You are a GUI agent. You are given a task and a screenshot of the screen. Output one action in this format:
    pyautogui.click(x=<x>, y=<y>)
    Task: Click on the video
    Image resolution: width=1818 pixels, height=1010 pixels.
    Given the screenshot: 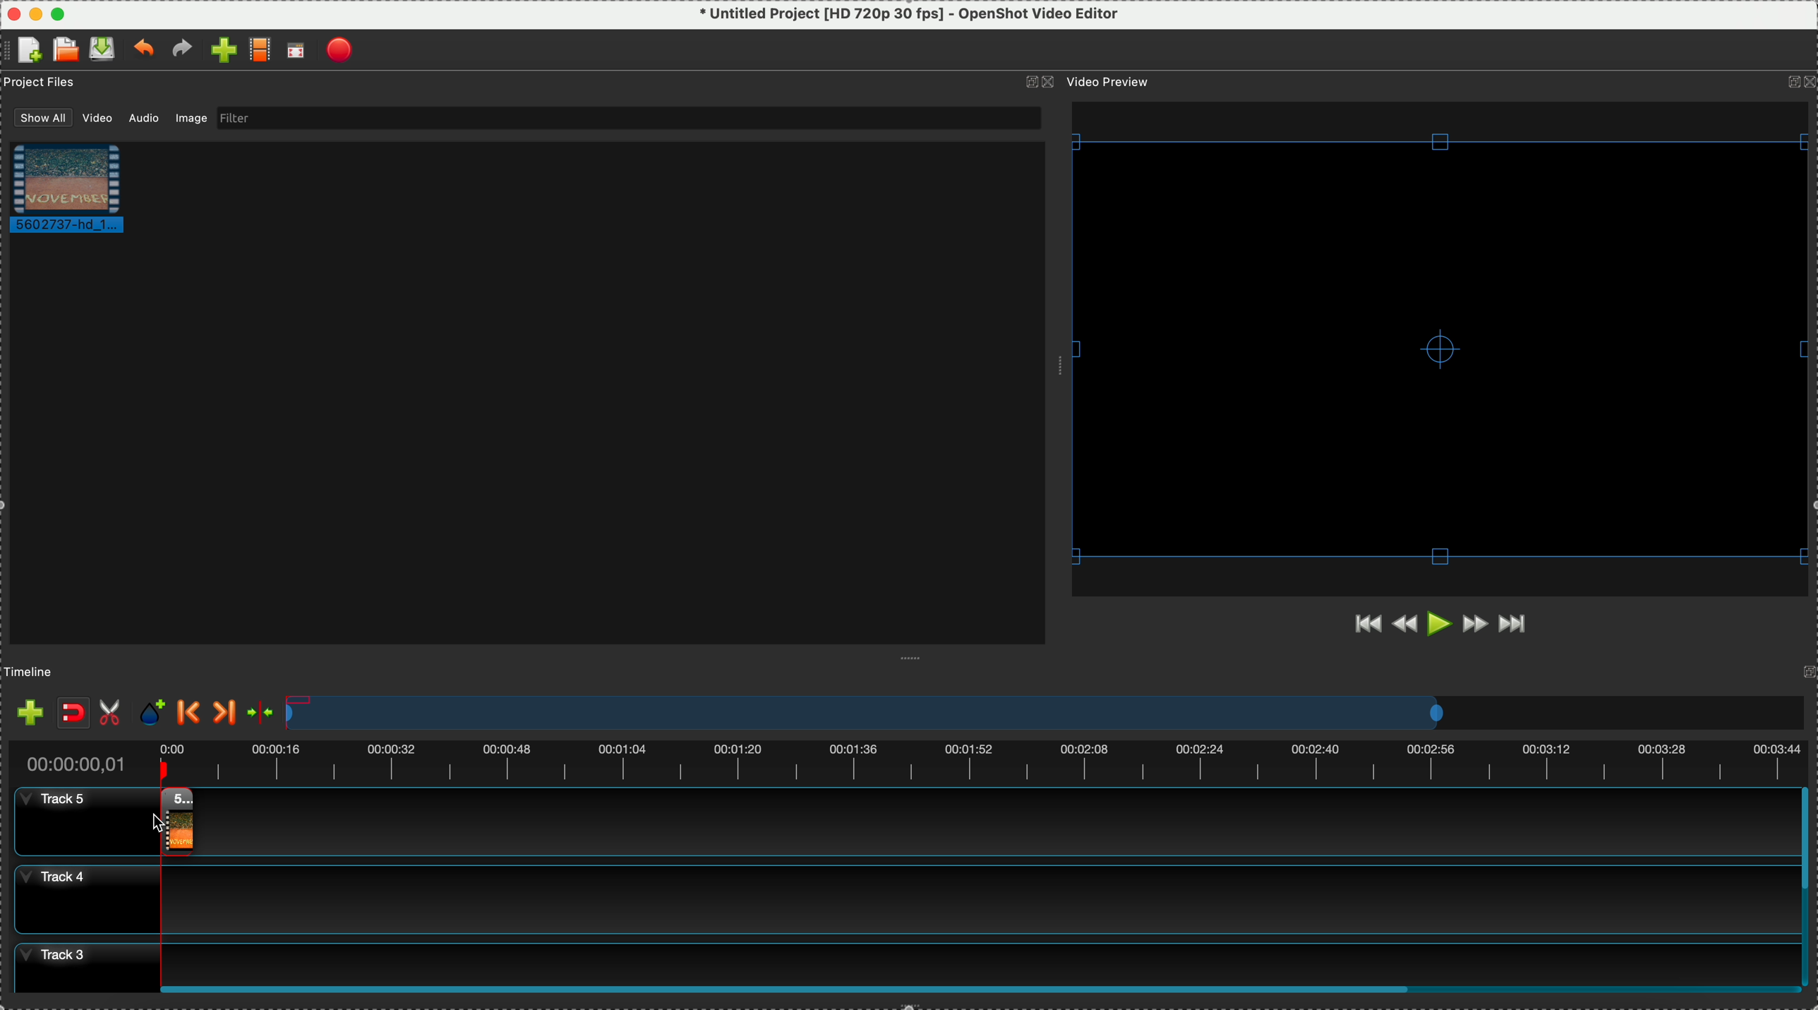 What is the action you would take?
    pyautogui.click(x=76, y=191)
    